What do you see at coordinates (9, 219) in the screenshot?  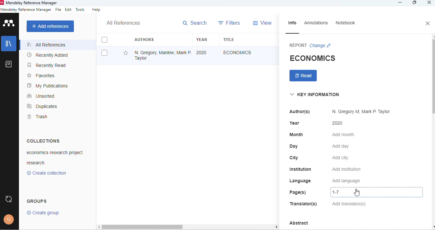 I see `profile` at bounding box center [9, 219].